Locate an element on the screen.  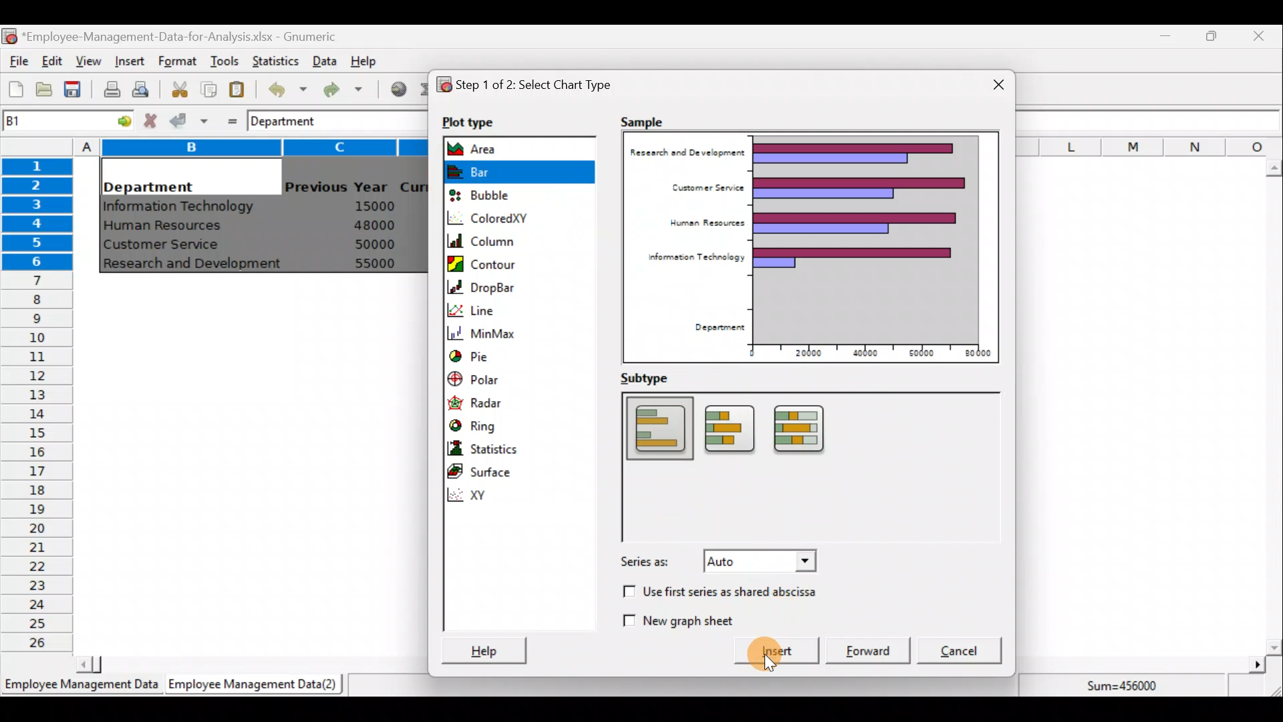
55000 is located at coordinates (376, 263).